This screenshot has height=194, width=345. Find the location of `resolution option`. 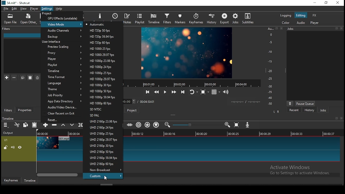

resolution option is located at coordinates (102, 133).